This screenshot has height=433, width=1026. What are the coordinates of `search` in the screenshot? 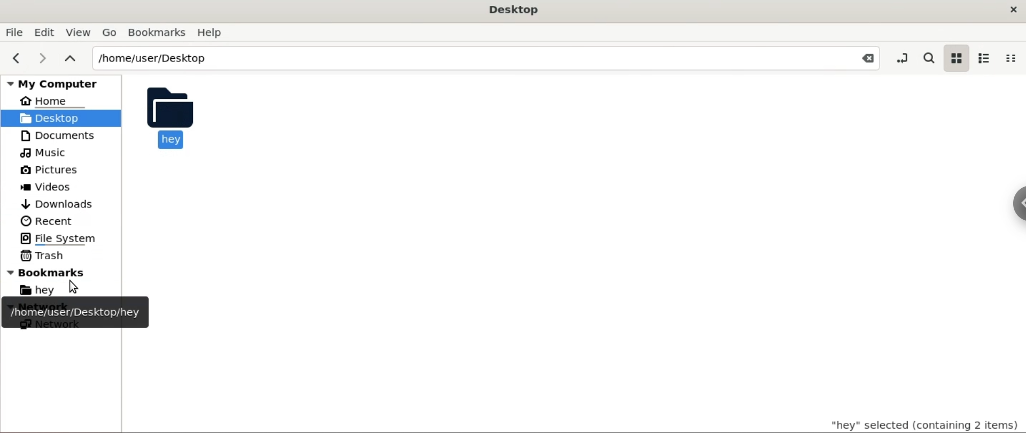 It's located at (929, 58).